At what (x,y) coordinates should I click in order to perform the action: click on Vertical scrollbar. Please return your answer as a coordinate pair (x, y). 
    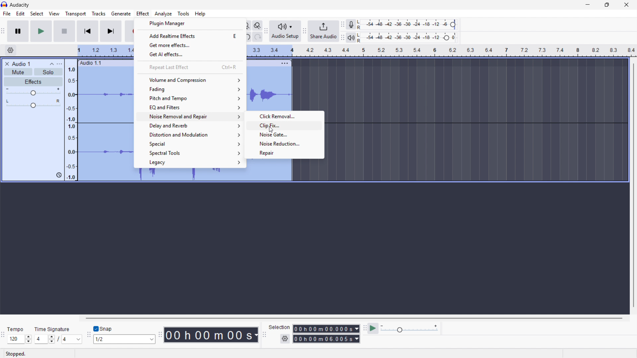
    Looking at the image, I should click on (634, 185).